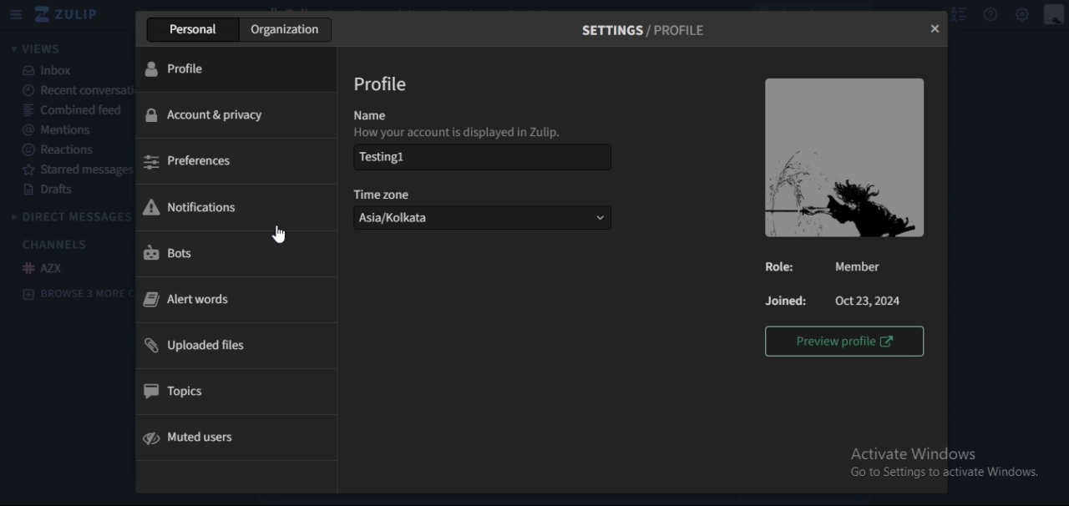  I want to click on Member, so click(857, 264).